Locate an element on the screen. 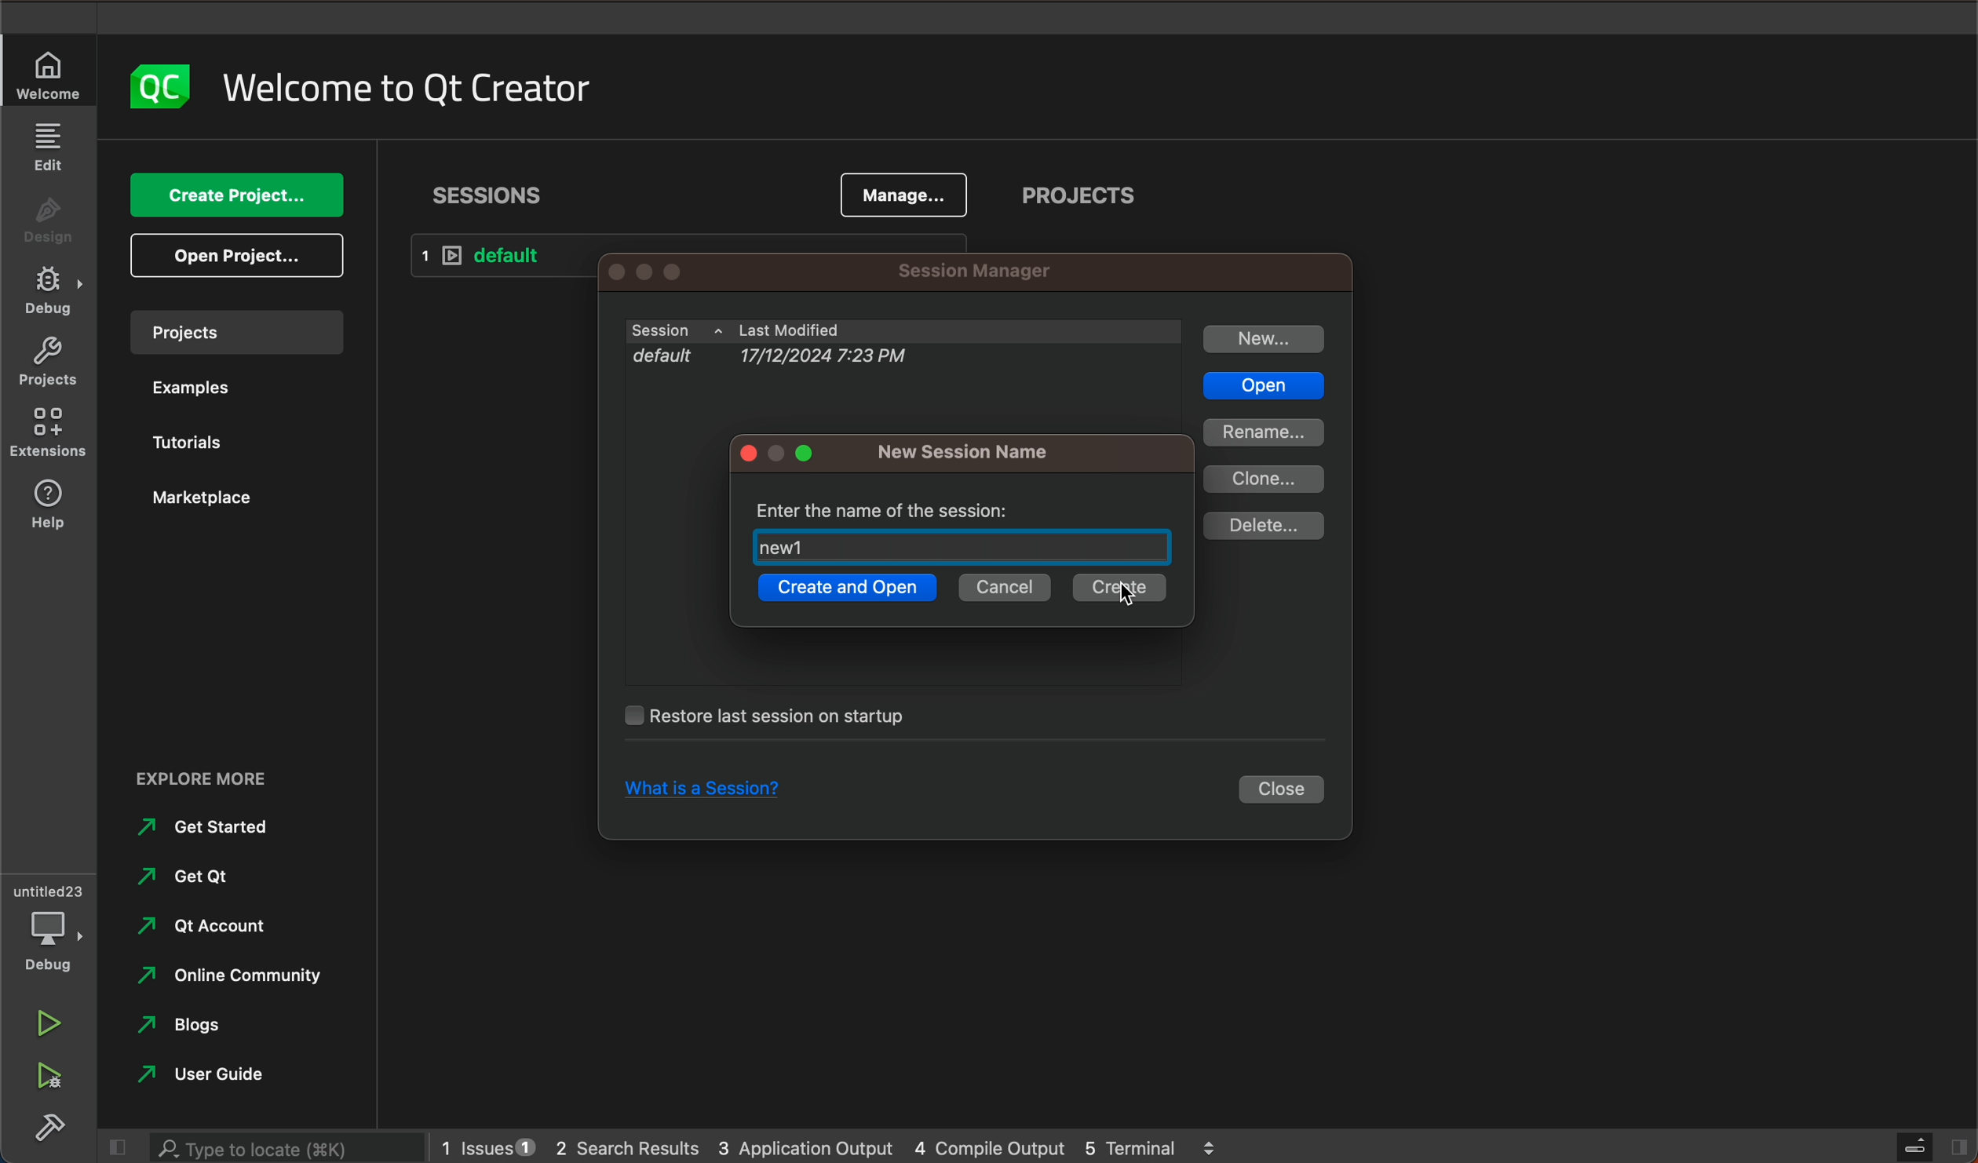 This screenshot has width=1978, height=1163. create is located at coordinates (1115, 589).